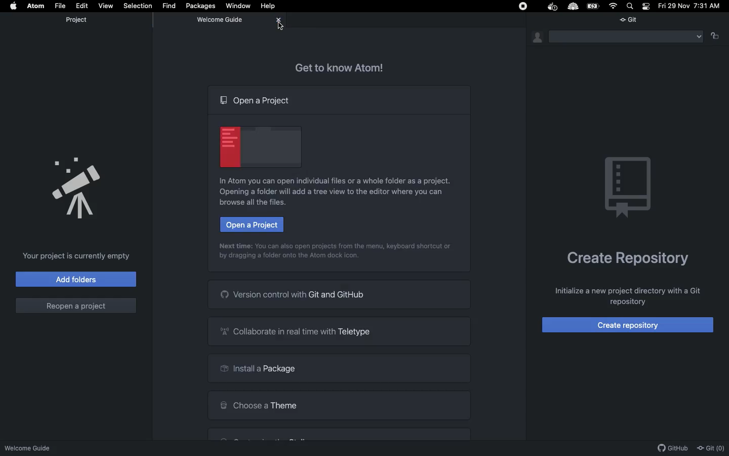 This screenshot has height=456, width=729. I want to click on Project, so click(76, 22).